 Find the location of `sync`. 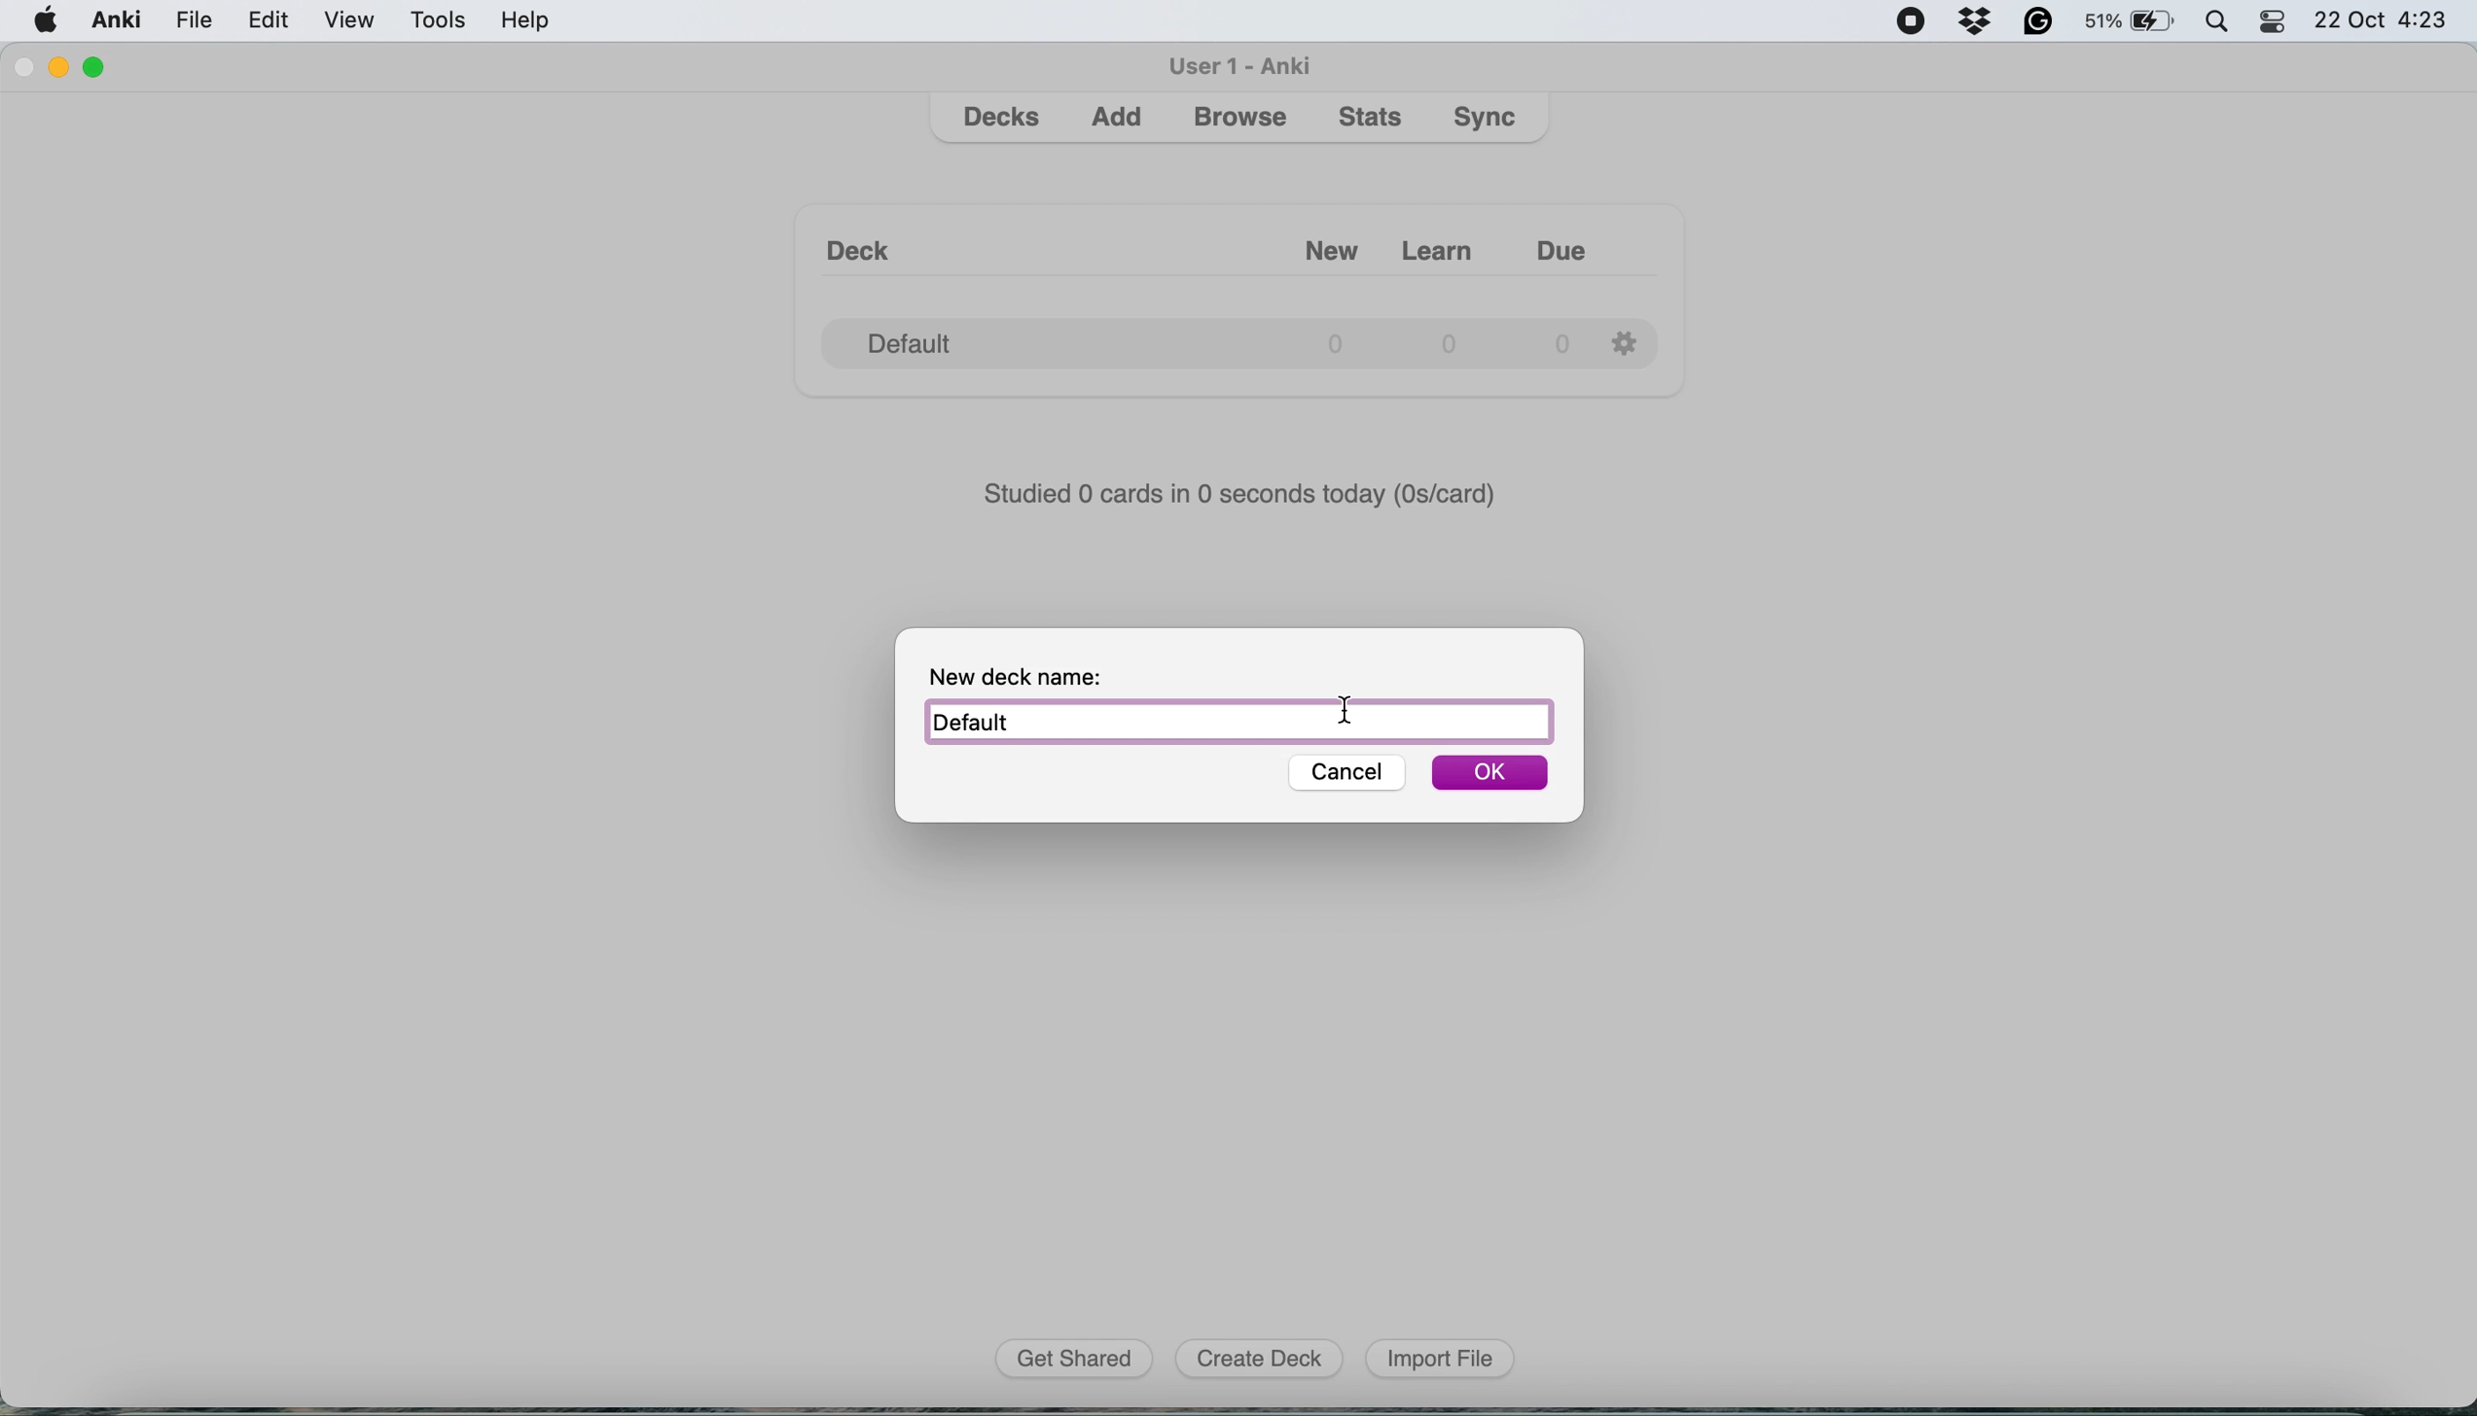

sync is located at coordinates (1489, 120).